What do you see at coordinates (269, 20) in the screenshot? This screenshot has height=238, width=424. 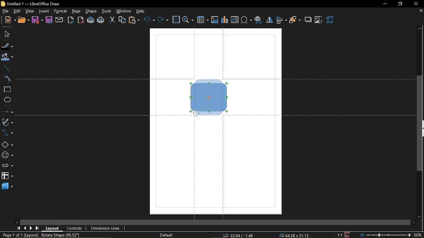 I see `flip` at bounding box center [269, 20].